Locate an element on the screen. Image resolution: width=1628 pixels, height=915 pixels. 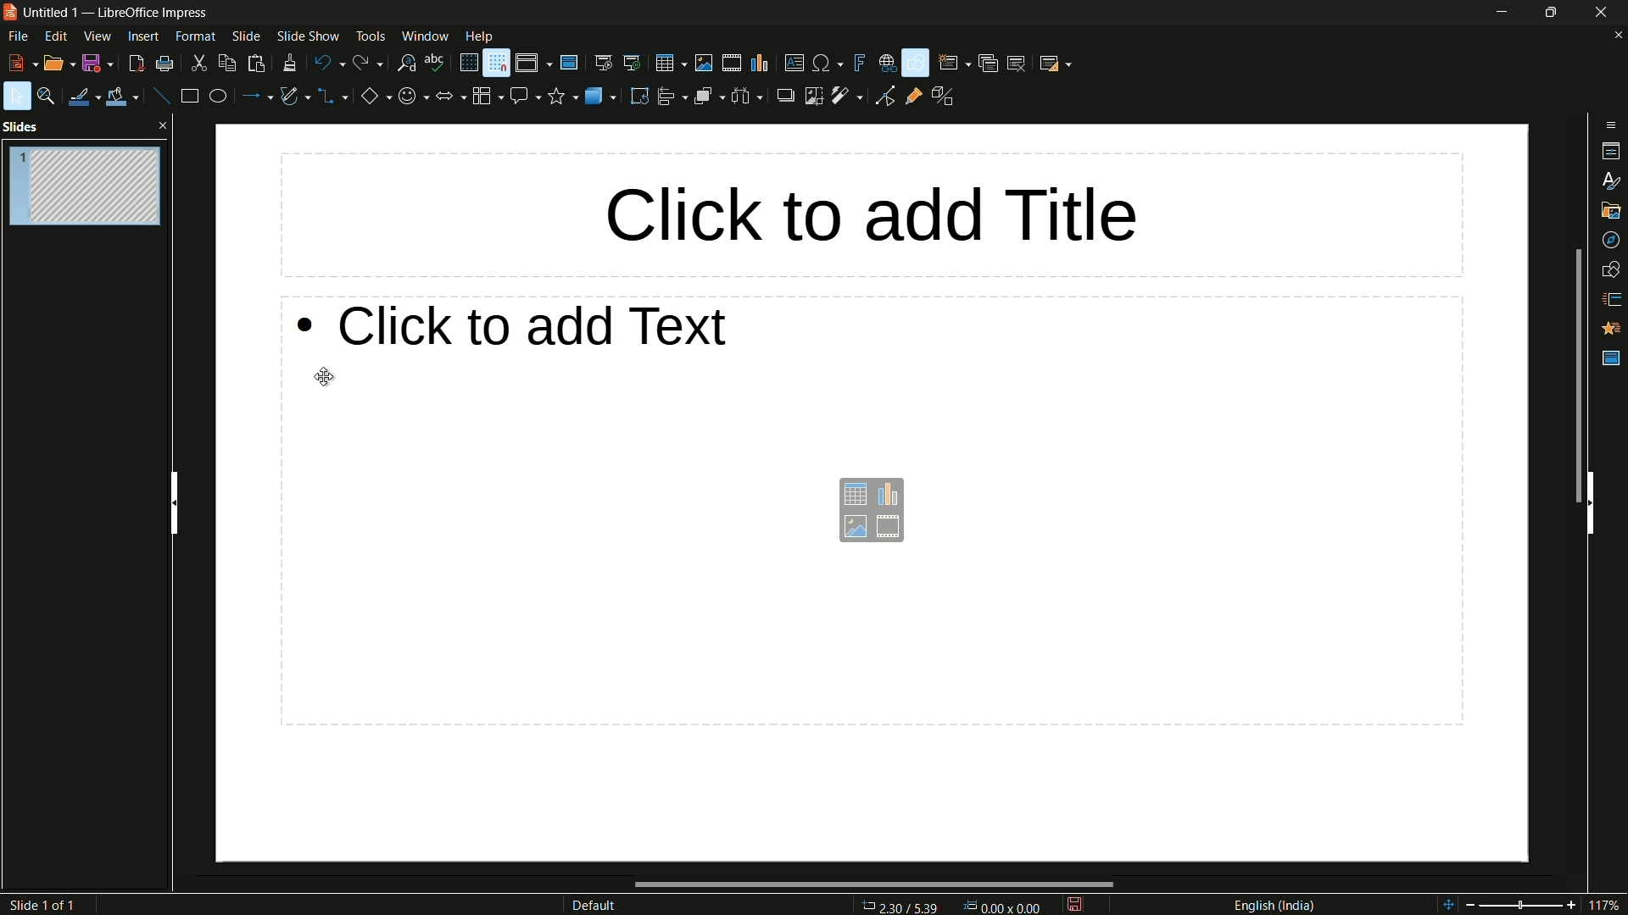
format menu is located at coordinates (195, 37).